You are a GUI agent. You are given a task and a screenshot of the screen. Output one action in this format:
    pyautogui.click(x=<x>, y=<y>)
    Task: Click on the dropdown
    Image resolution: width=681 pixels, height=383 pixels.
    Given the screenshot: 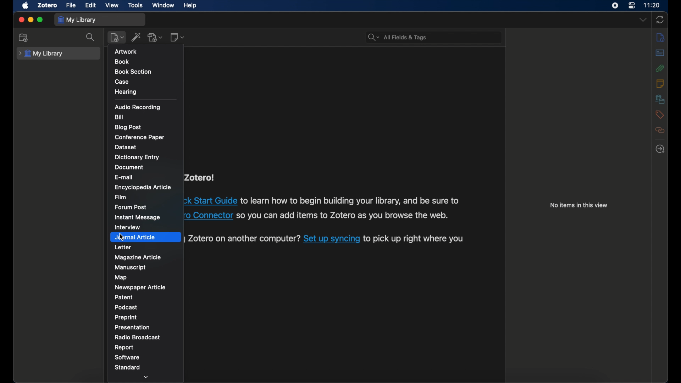 What is the action you would take?
    pyautogui.click(x=147, y=377)
    